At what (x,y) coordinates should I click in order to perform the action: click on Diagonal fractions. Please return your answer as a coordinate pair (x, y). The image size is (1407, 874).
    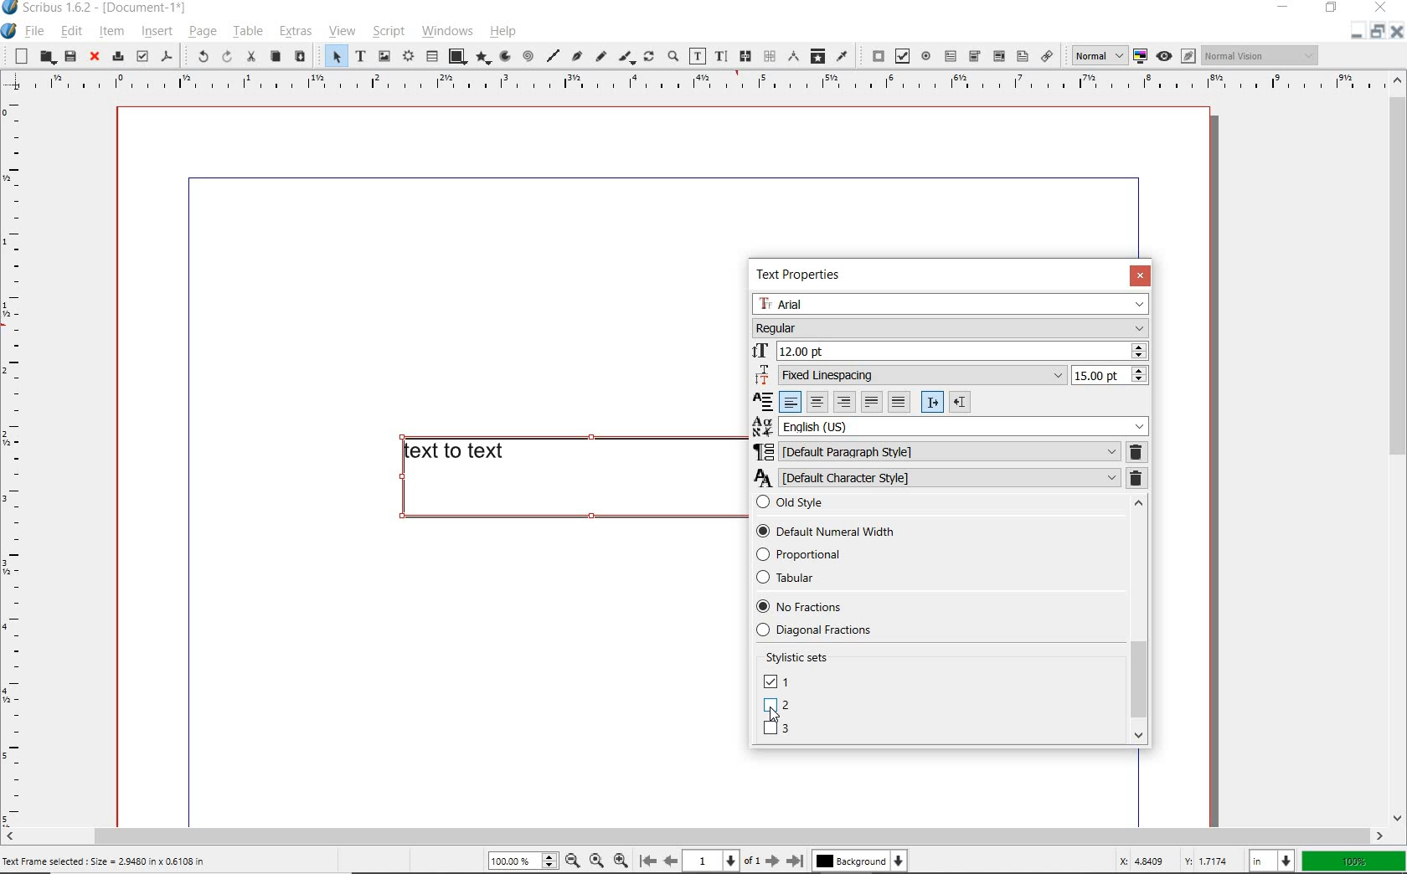
    Looking at the image, I should click on (840, 630).